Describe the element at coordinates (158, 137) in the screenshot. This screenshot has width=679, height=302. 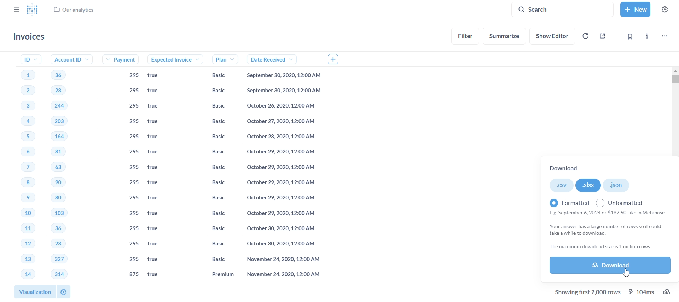
I see `true` at that location.